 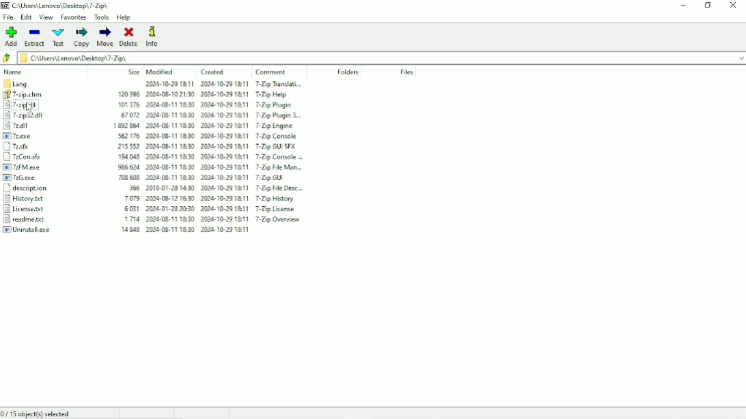 What do you see at coordinates (134, 72) in the screenshot?
I see `Size` at bounding box center [134, 72].